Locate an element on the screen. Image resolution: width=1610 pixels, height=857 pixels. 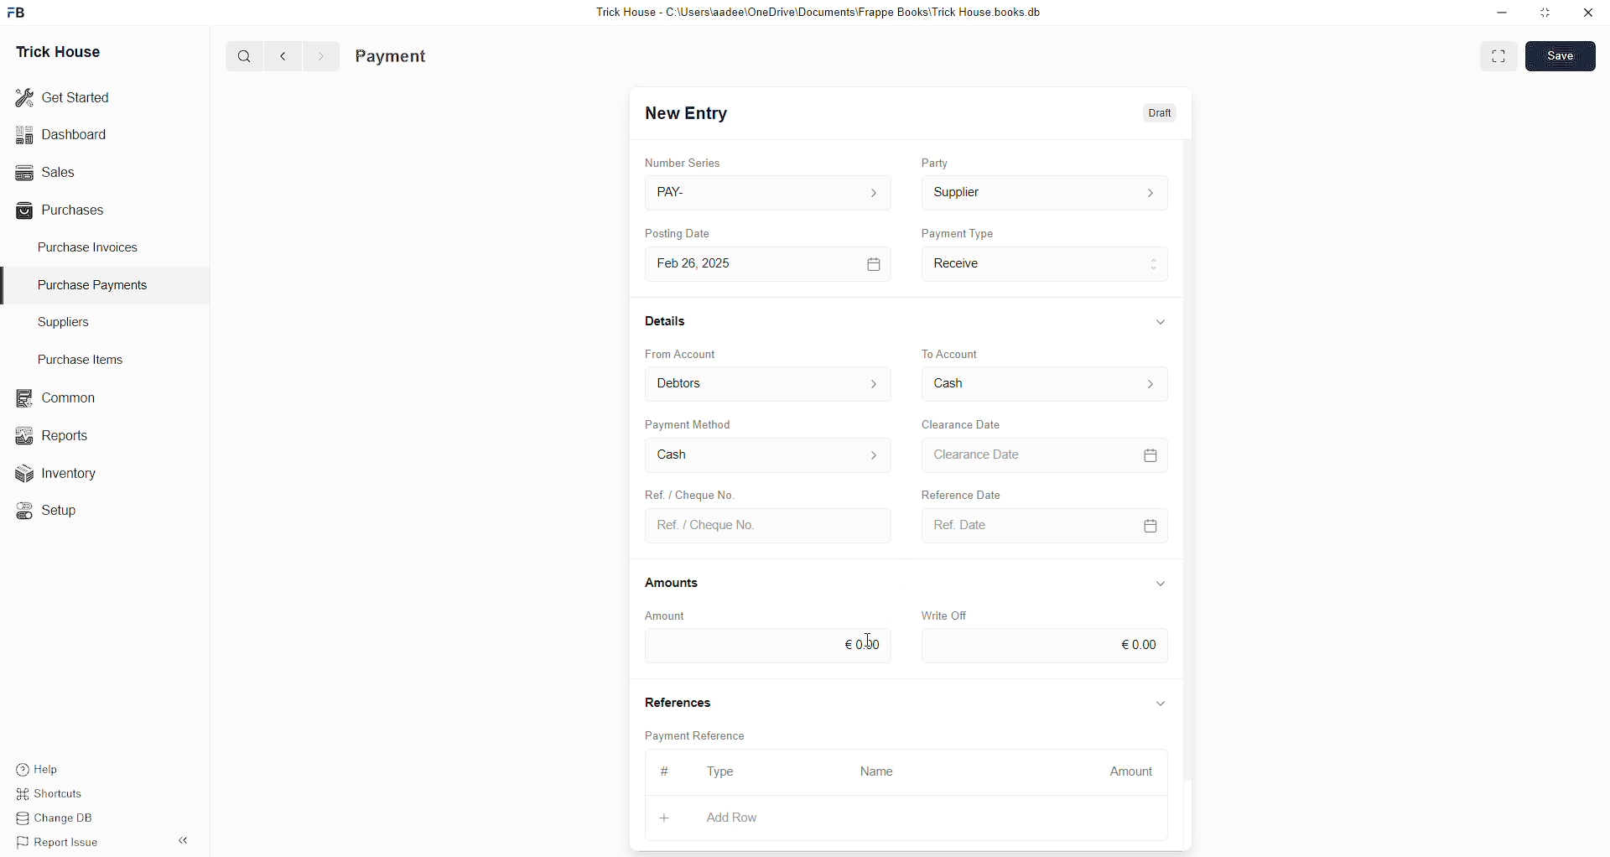
Ref. / Cheque No. is located at coordinates (766, 524).